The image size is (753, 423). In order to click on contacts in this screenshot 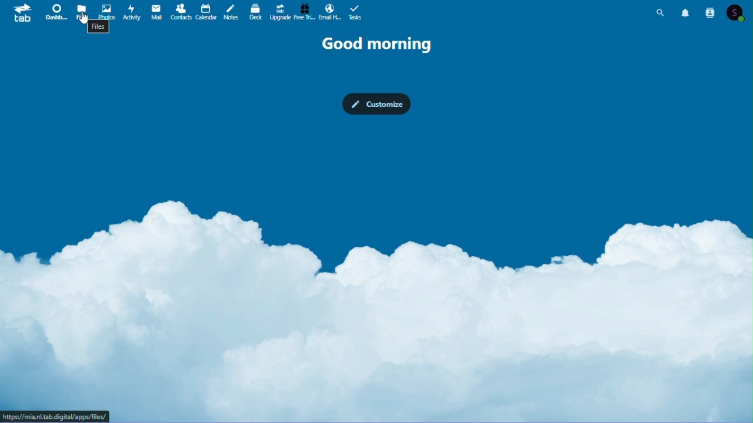, I will do `click(710, 13)`.